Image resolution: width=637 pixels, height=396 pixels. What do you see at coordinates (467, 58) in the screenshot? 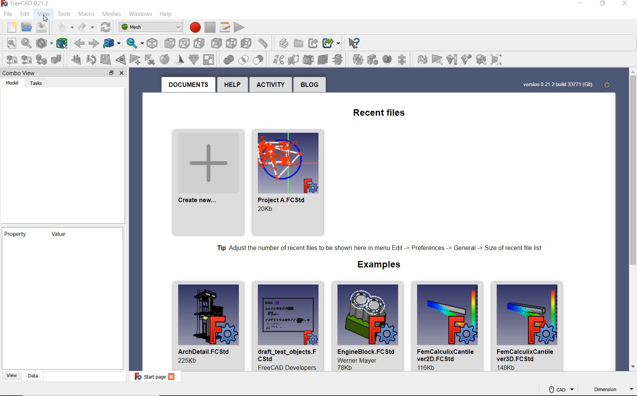
I see `curvature info` at bounding box center [467, 58].